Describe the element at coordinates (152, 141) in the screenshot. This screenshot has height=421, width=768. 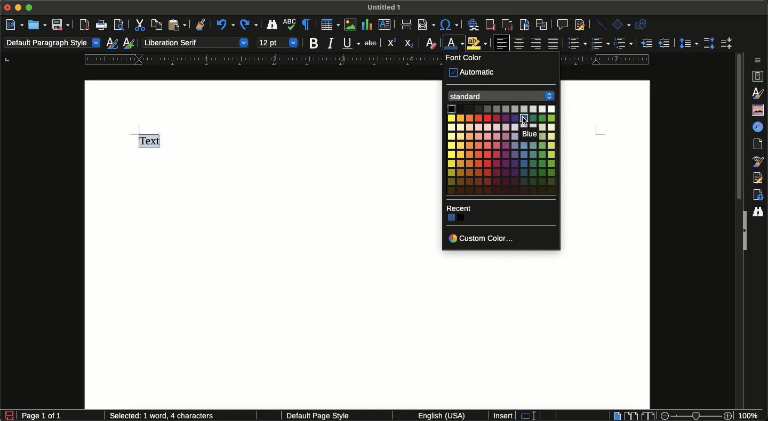
I see `Text` at that location.